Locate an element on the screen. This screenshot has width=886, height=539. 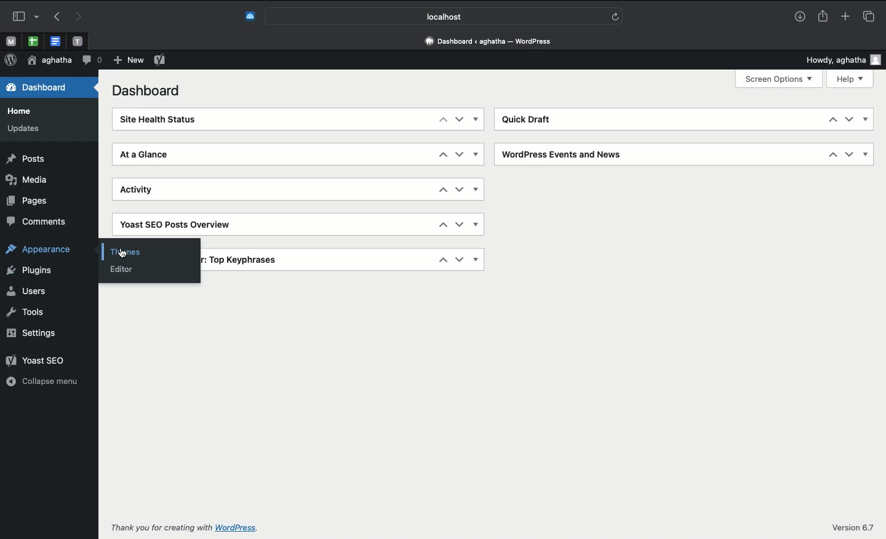
At a glance is located at coordinates (153, 156).